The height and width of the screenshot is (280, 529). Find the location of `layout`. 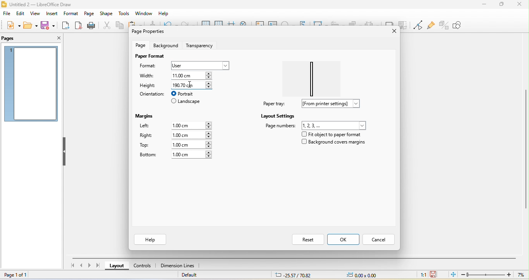

layout is located at coordinates (117, 267).